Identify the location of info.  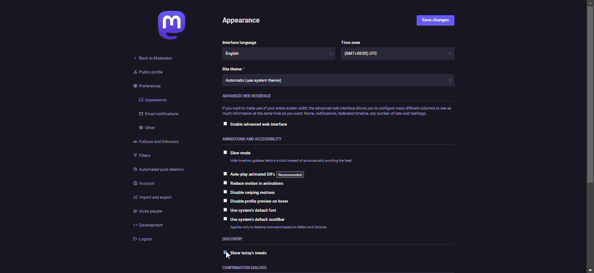
(335, 111).